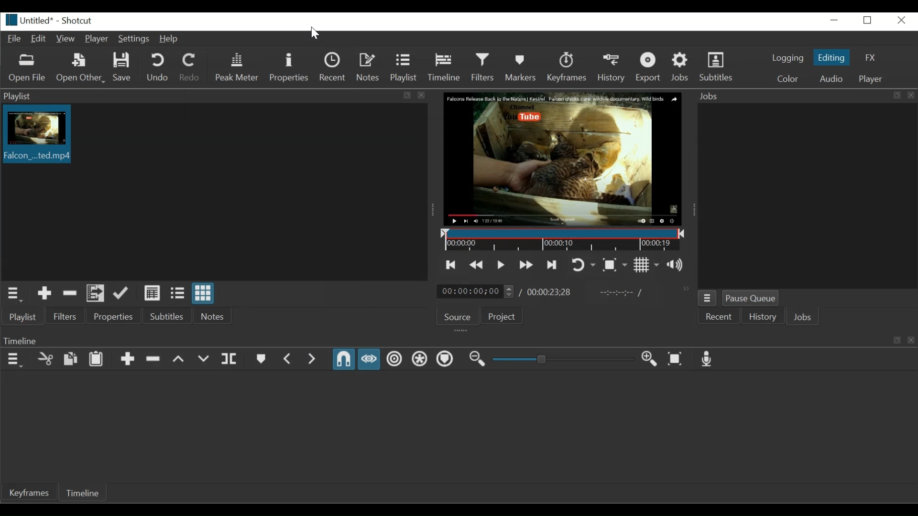 The height and width of the screenshot is (516, 918). Describe the element at coordinates (419, 360) in the screenshot. I see `Ripple all tracks` at that location.